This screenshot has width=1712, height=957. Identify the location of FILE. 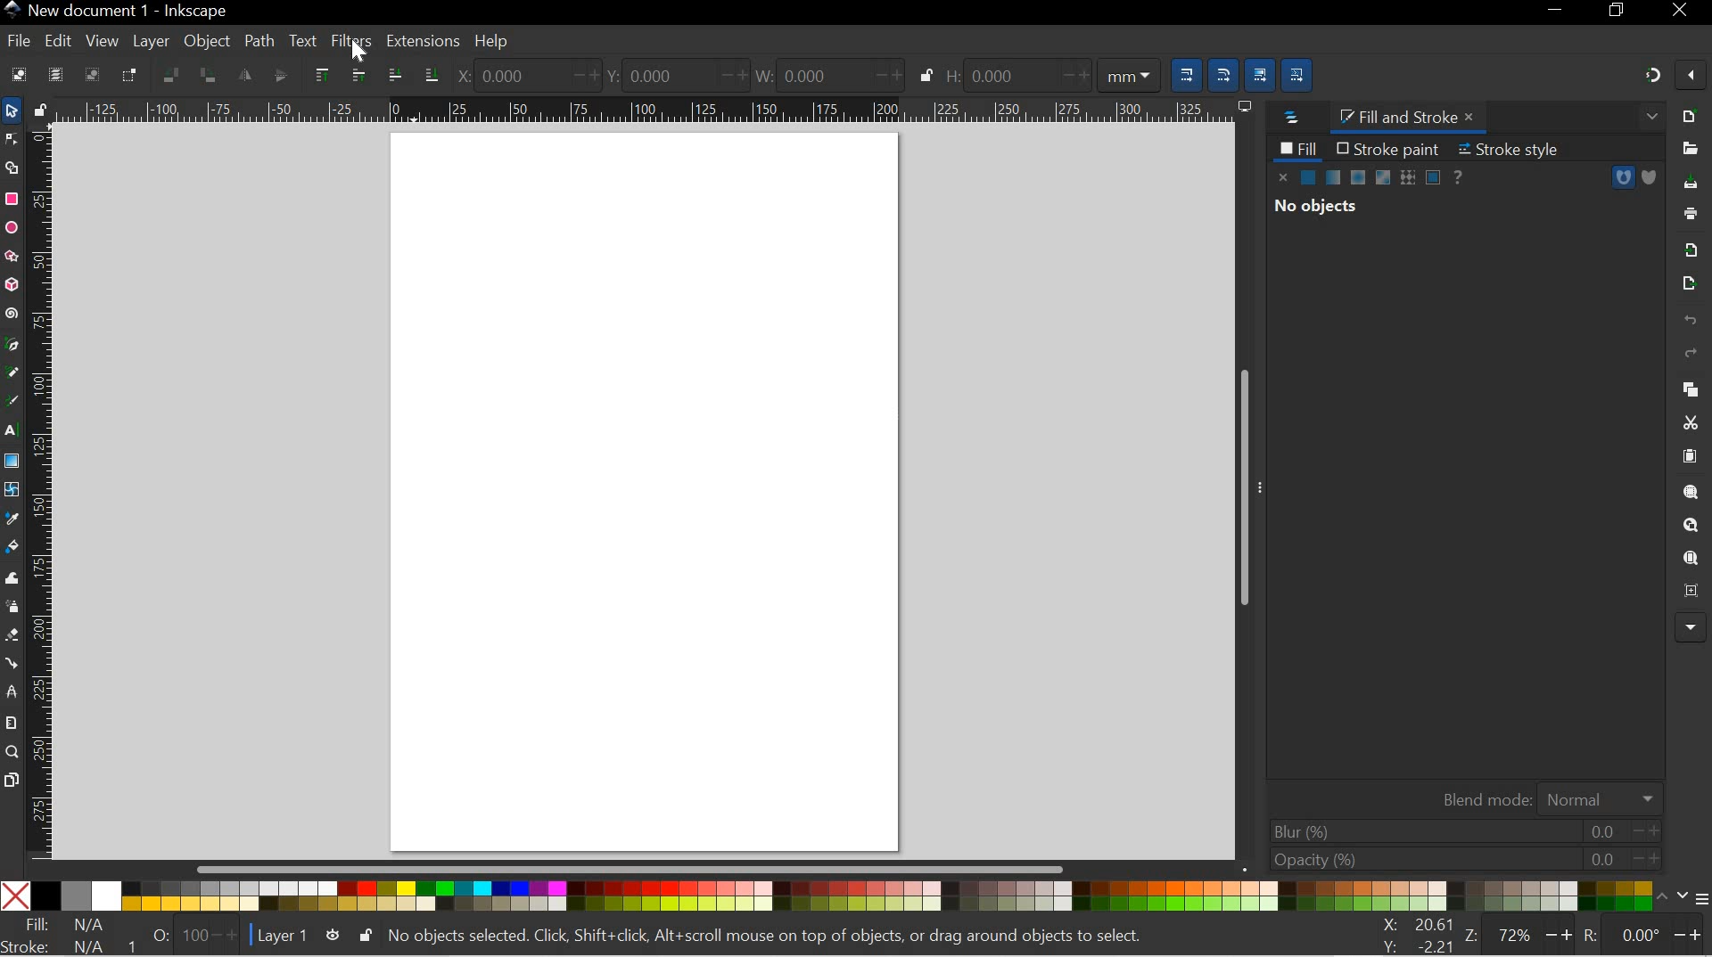
(15, 43).